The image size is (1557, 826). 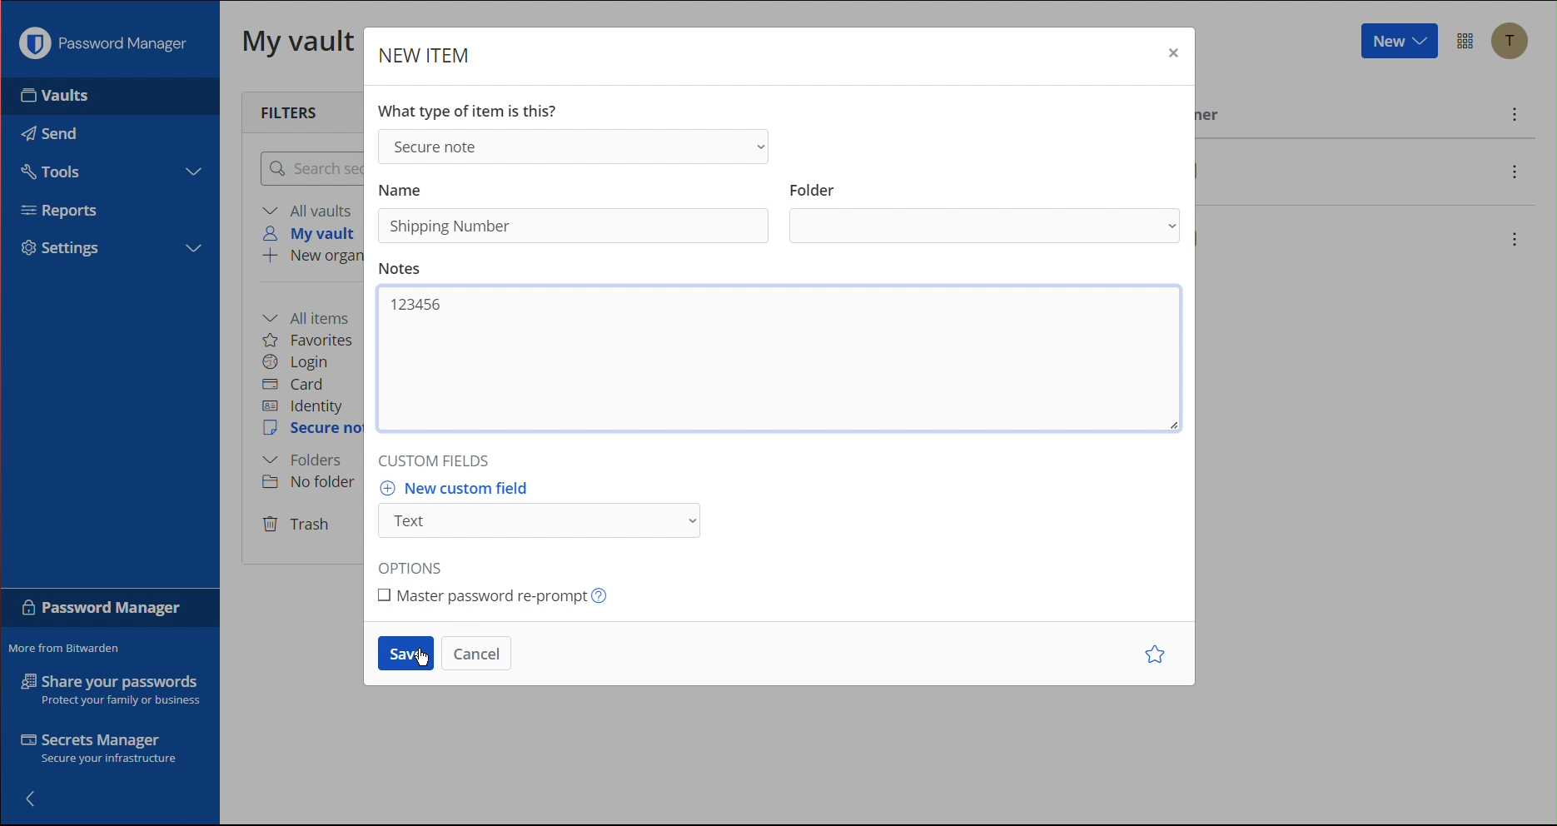 I want to click on Account, so click(x=1513, y=42).